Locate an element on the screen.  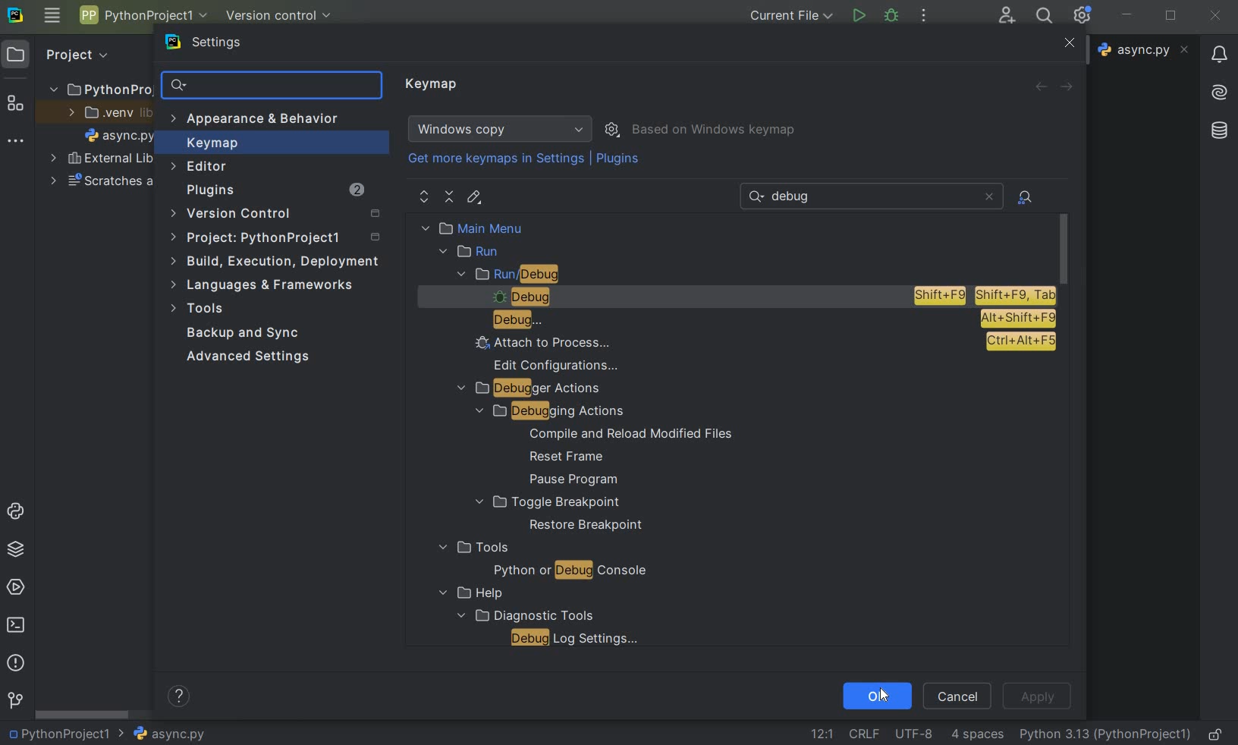
.venv is located at coordinates (109, 114).